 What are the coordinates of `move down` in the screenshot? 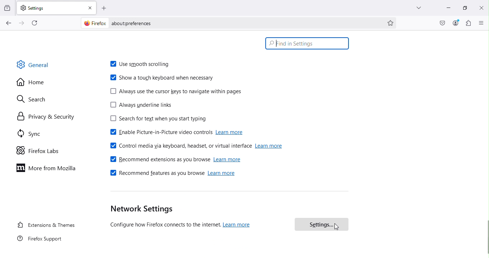 It's located at (486, 256).